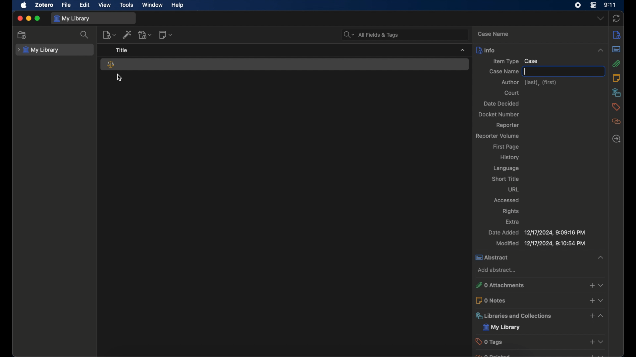  Describe the element at coordinates (153, 5) in the screenshot. I see `window` at that location.